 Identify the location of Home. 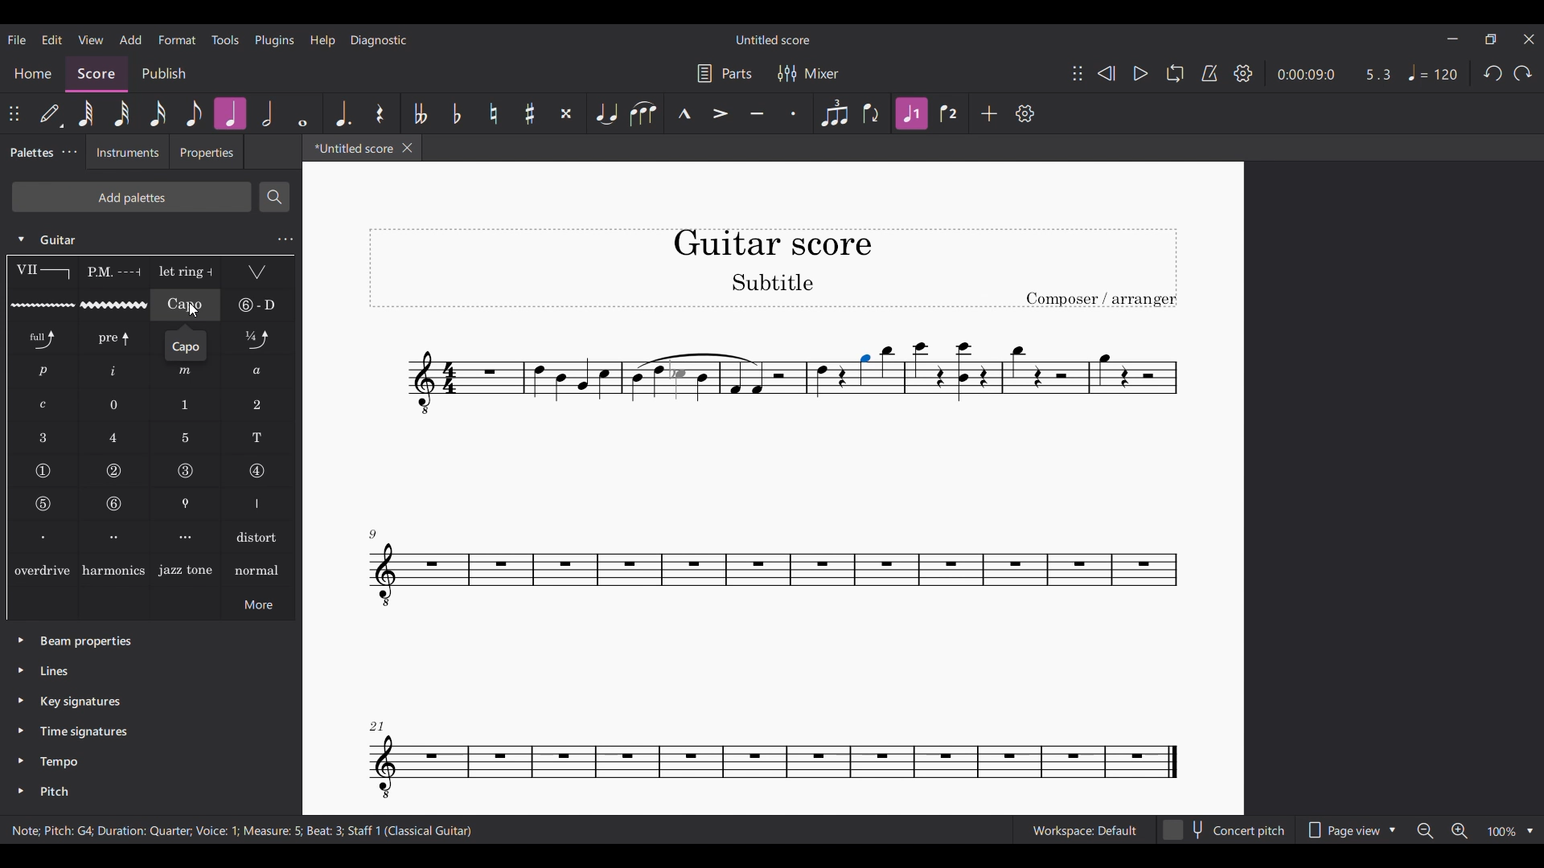
(32, 74).